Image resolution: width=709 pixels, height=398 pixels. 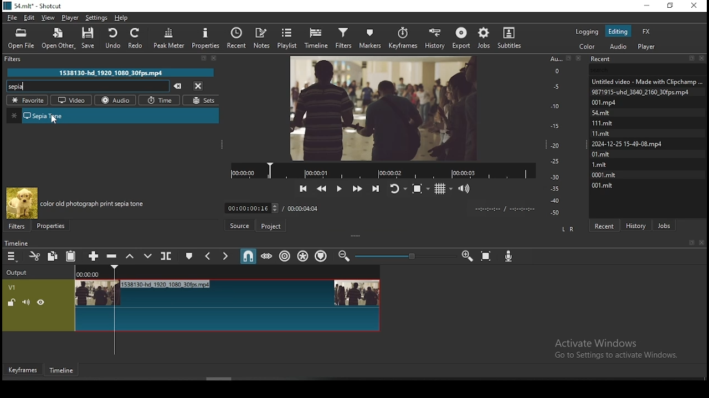 I want to click on ripple all tracks, so click(x=304, y=256).